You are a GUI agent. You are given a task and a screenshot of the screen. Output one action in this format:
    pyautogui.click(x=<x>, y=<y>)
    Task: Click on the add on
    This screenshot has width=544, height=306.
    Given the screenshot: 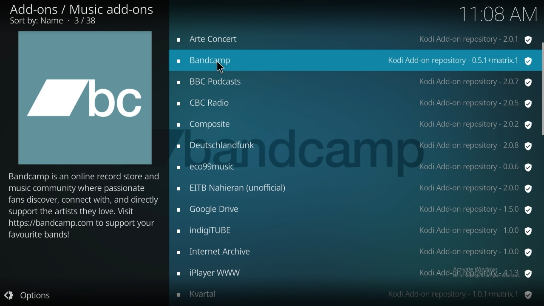 What is the action you would take?
    pyautogui.click(x=354, y=60)
    